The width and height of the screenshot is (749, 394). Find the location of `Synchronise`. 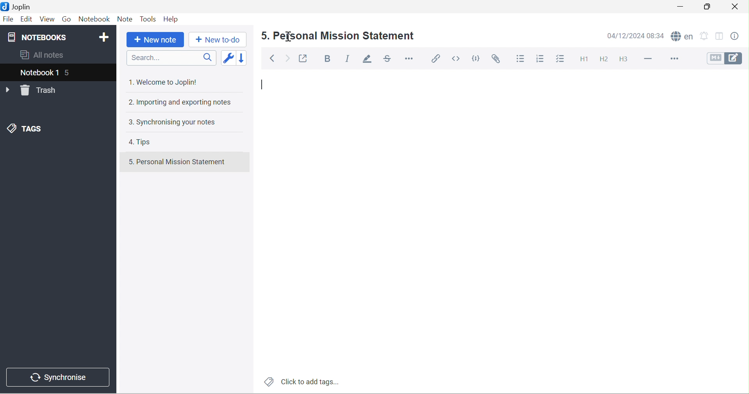

Synchronise is located at coordinates (58, 377).